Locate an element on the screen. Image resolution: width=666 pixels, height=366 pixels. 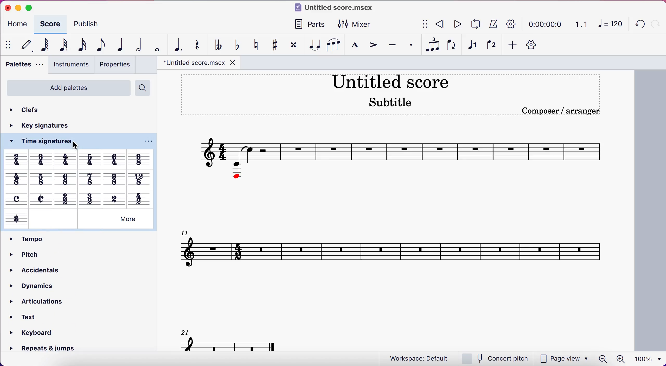
palettes is located at coordinates (23, 66).